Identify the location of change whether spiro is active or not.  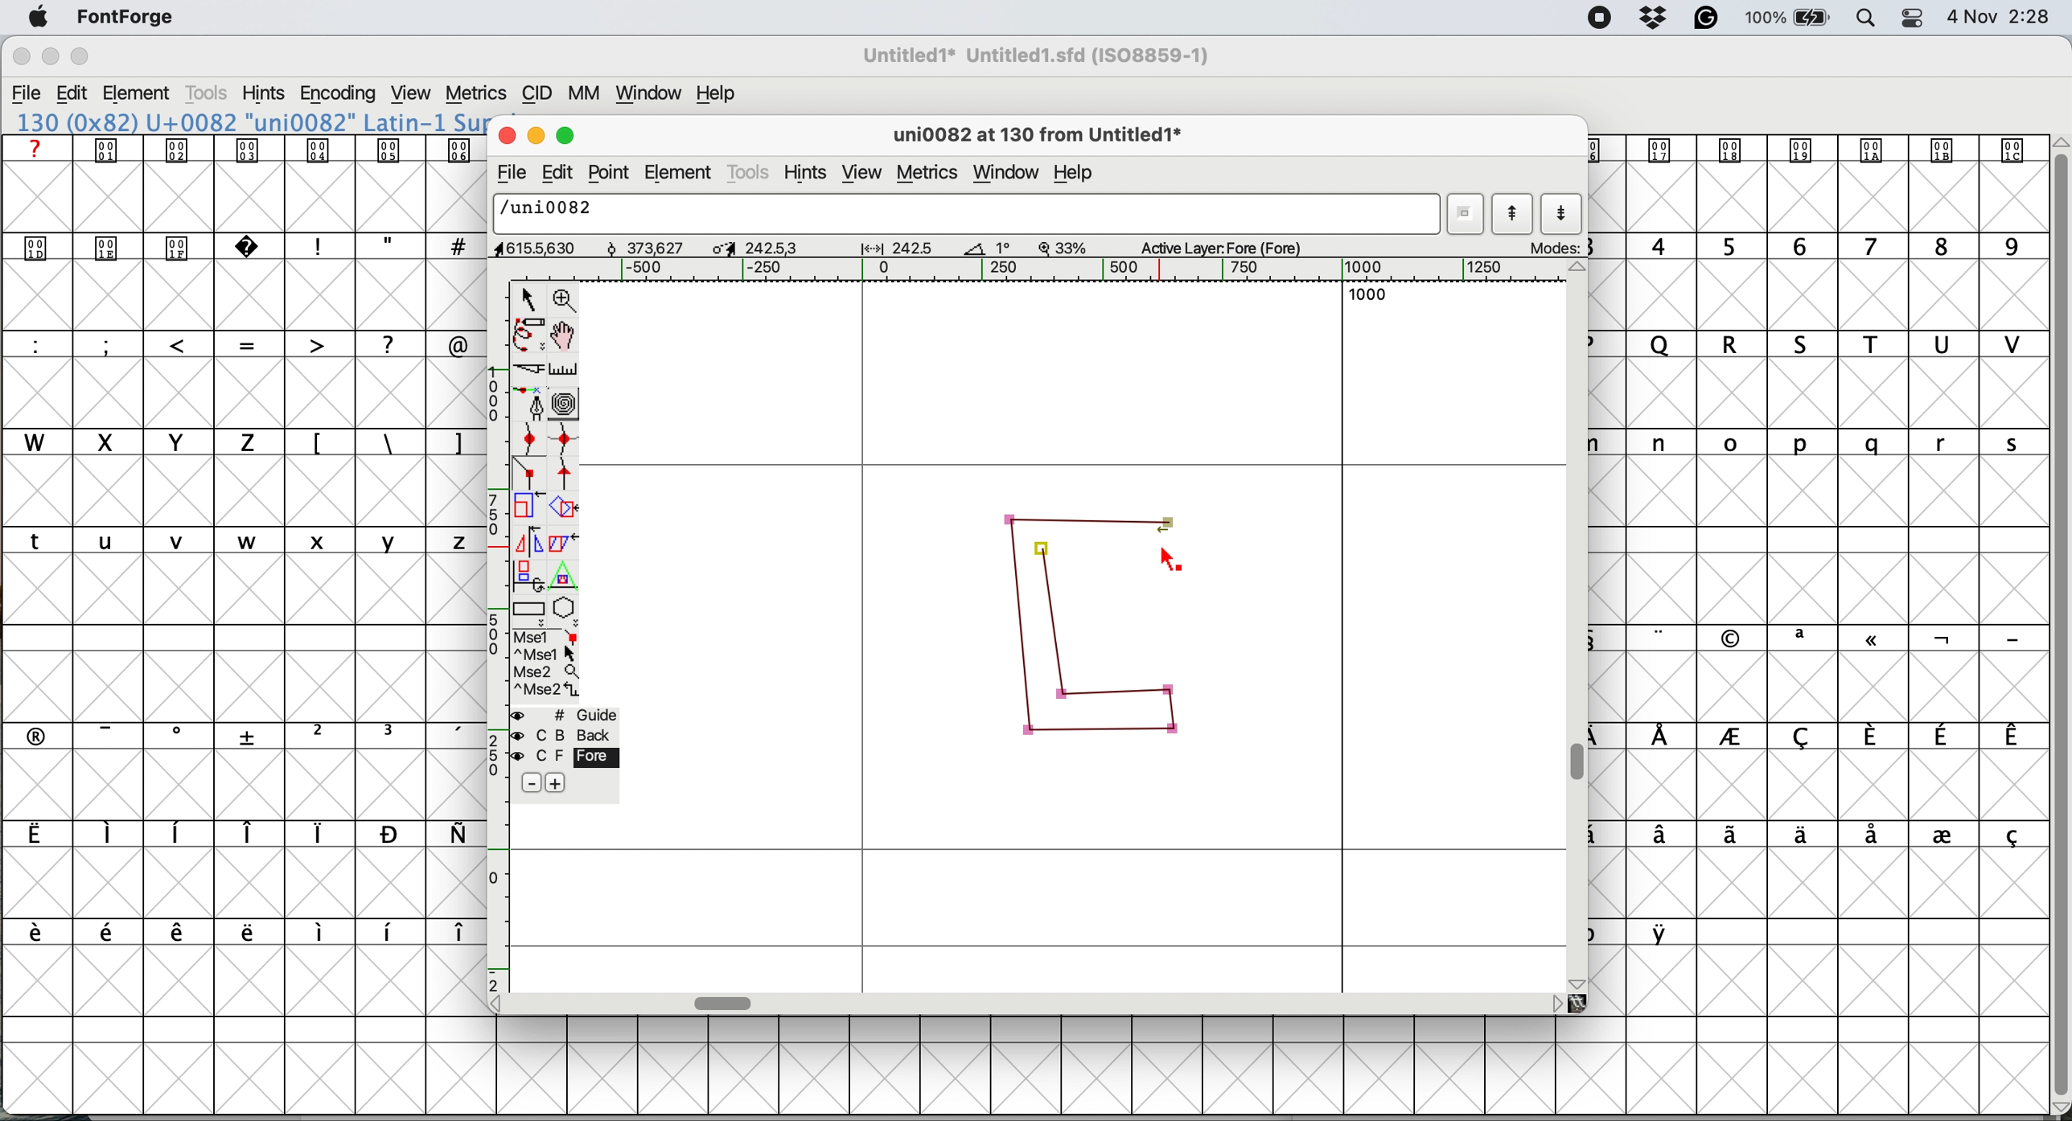
(566, 404).